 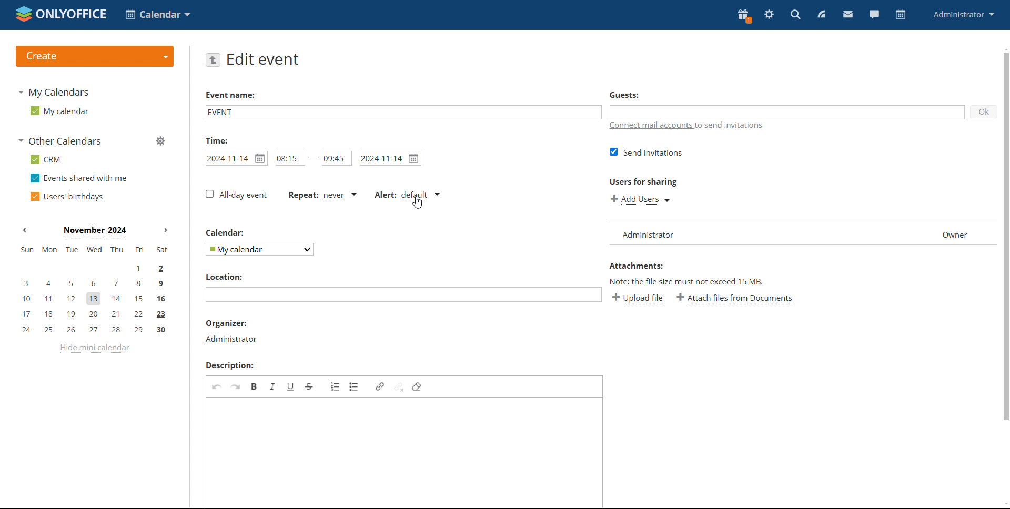 I want to click on attach file from documents, so click(x=734, y=299).